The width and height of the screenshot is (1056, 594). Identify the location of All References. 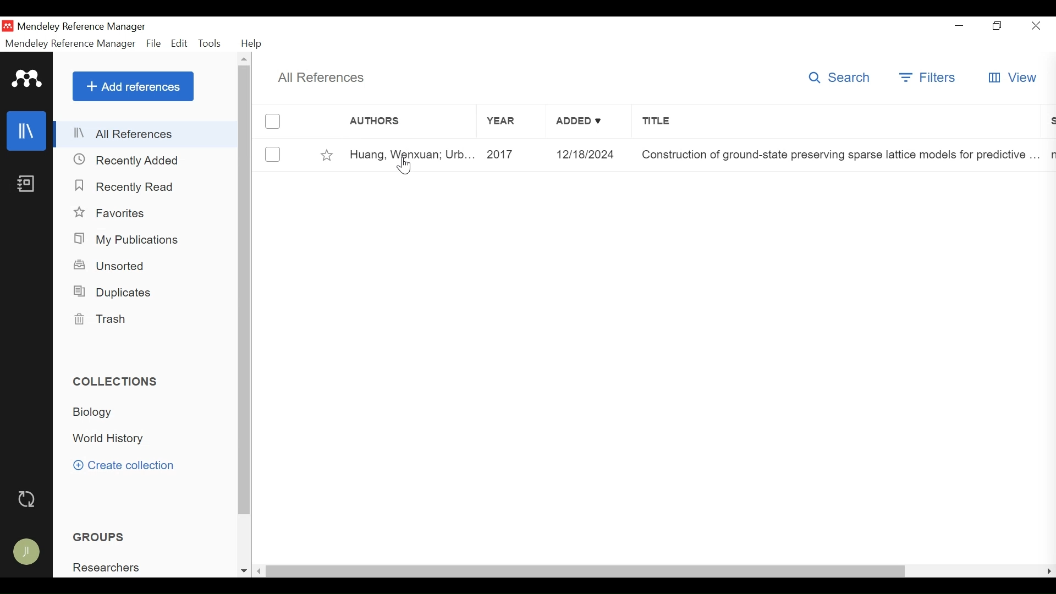
(322, 78).